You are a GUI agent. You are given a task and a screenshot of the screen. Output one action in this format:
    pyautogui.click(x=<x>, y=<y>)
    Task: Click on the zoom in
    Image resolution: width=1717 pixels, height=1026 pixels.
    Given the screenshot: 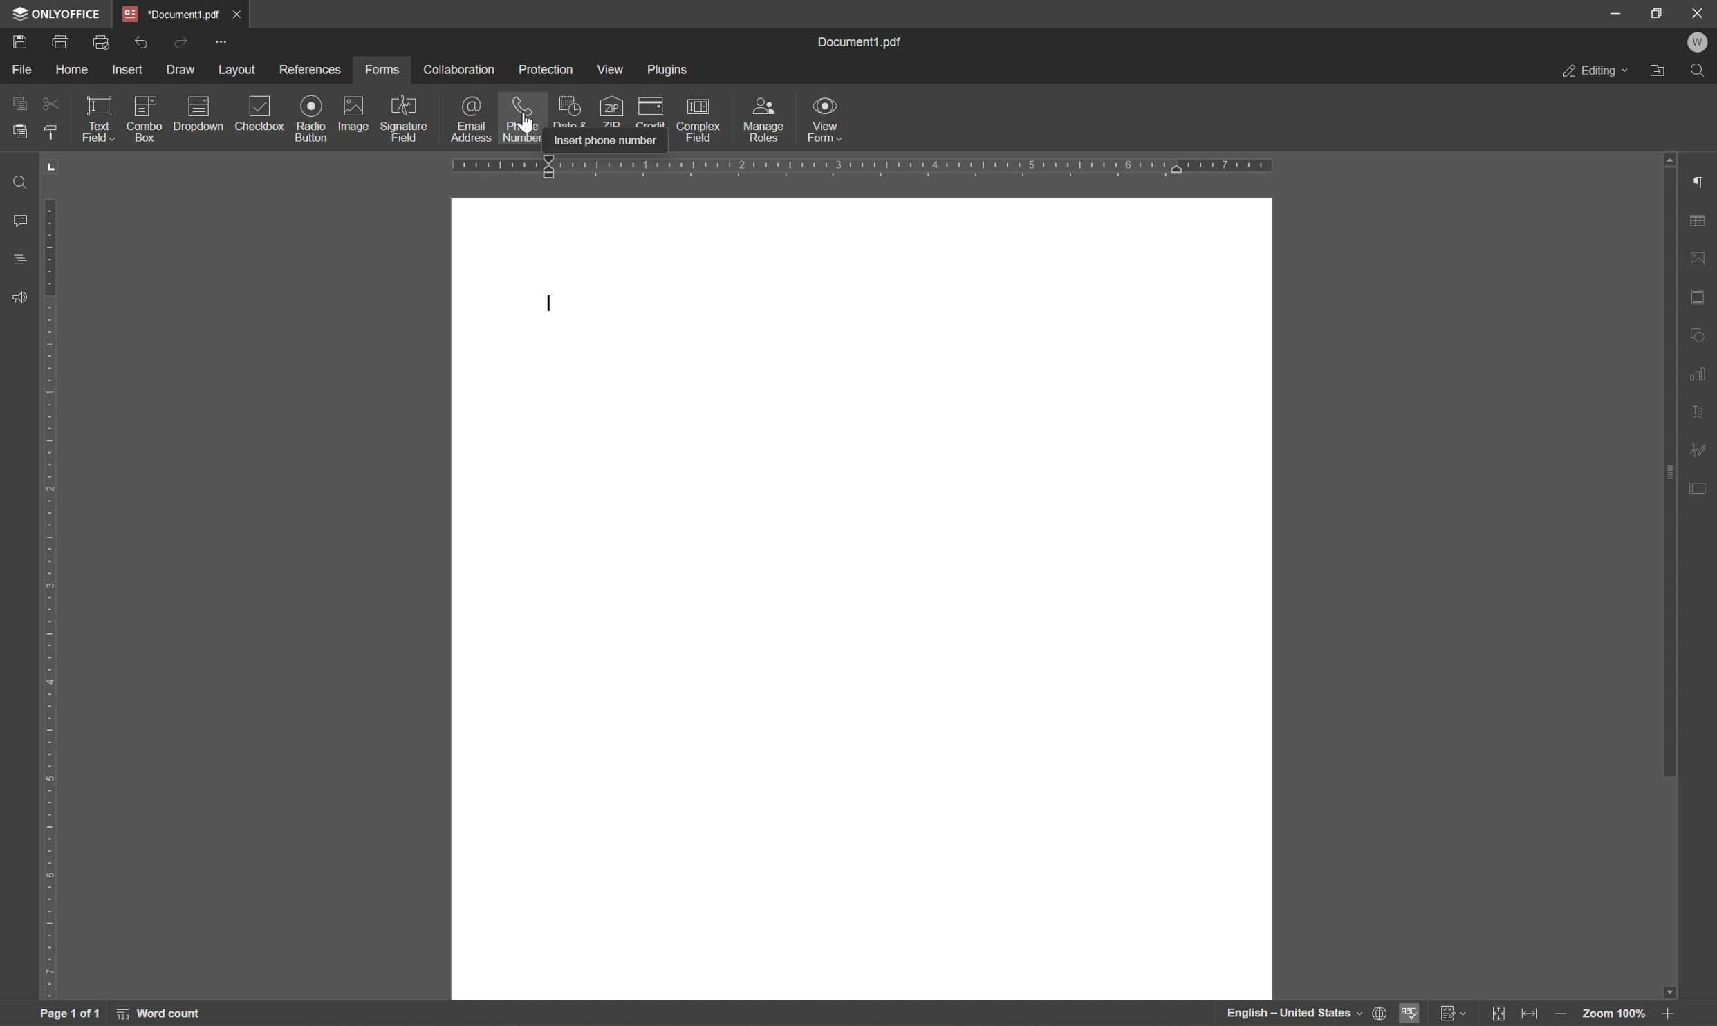 What is the action you would take?
    pyautogui.click(x=1673, y=1016)
    